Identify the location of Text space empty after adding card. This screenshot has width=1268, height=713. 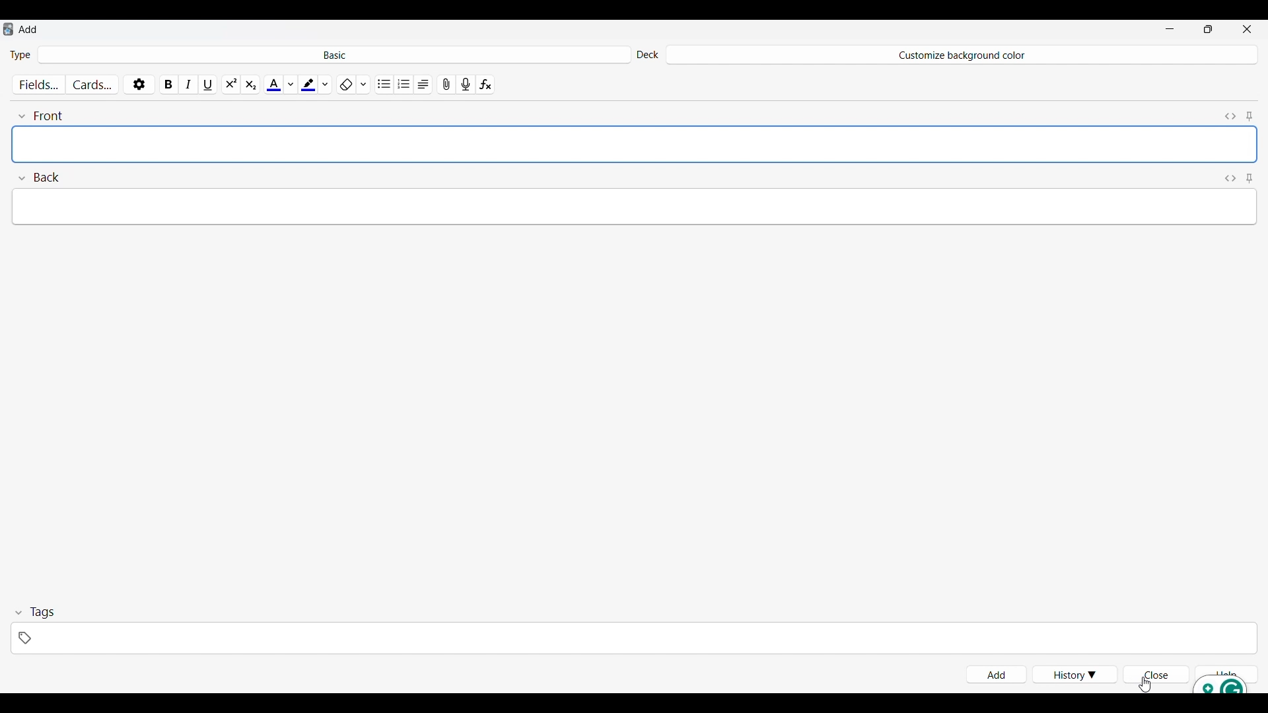
(634, 144).